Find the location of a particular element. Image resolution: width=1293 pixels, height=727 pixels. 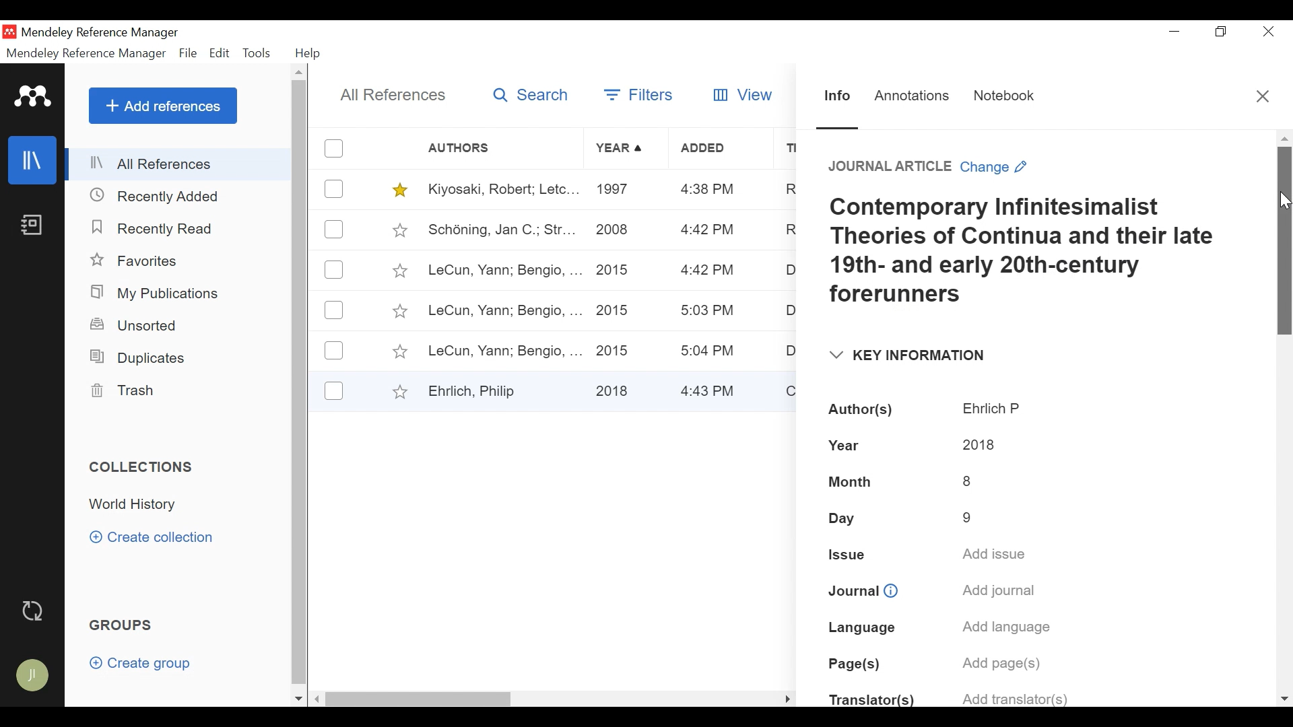

JOURNAL ARTICLE is located at coordinates (883, 168).